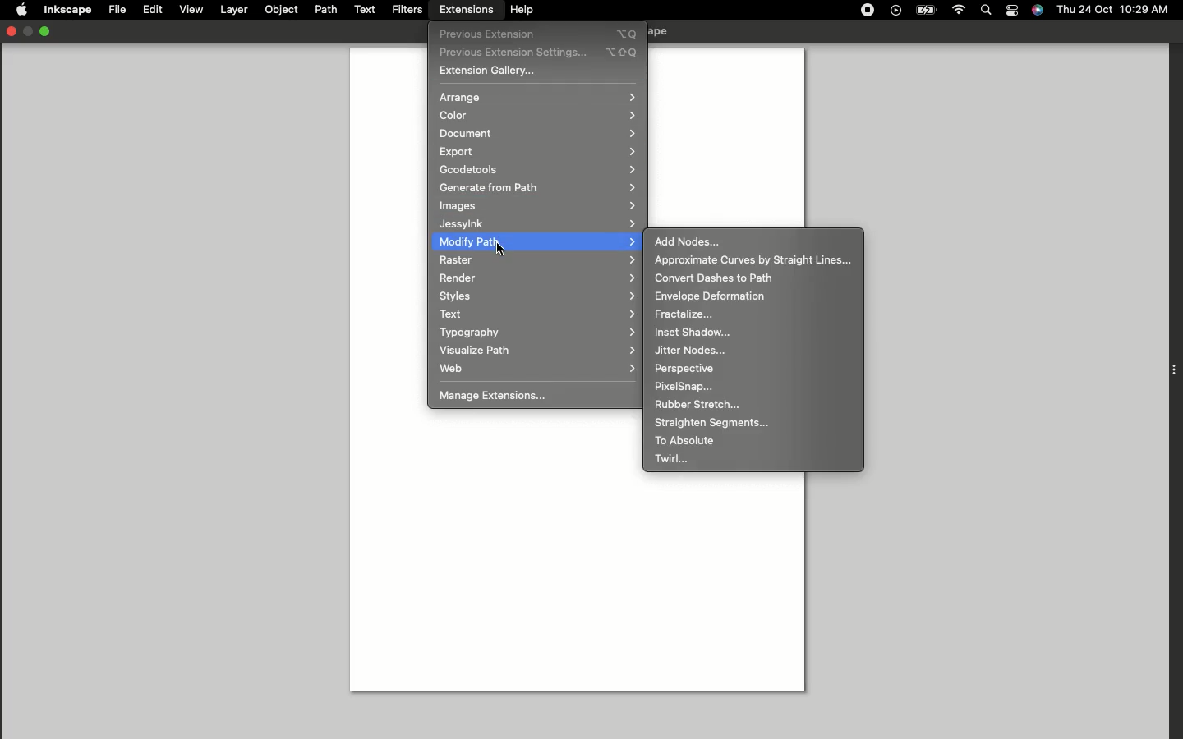 This screenshot has height=739, width=1183. I want to click on Close, so click(13, 33).